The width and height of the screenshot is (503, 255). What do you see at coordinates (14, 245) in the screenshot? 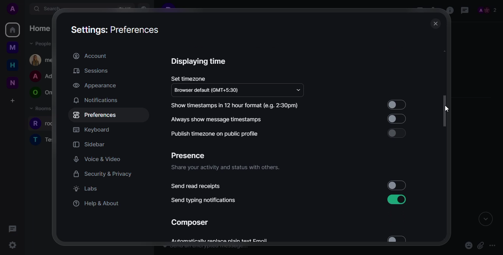
I see `Settings` at bounding box center [14, 245].